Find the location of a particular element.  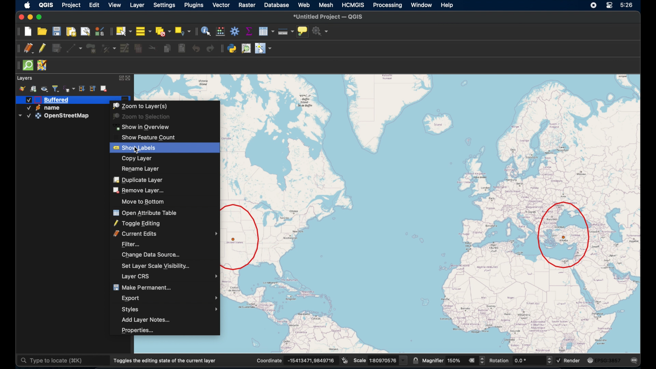

buffer around feature is located at coordinates (564, 236).